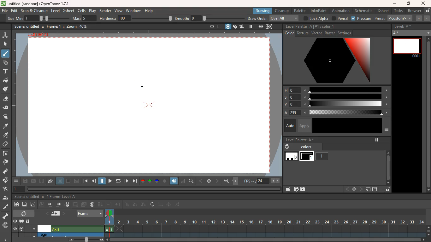 The height and width of the screenshot is (242, 431). What do you see at coordinates (387, 165) in the screenshot?
I see `scroll` at bounding box center [387, 165].